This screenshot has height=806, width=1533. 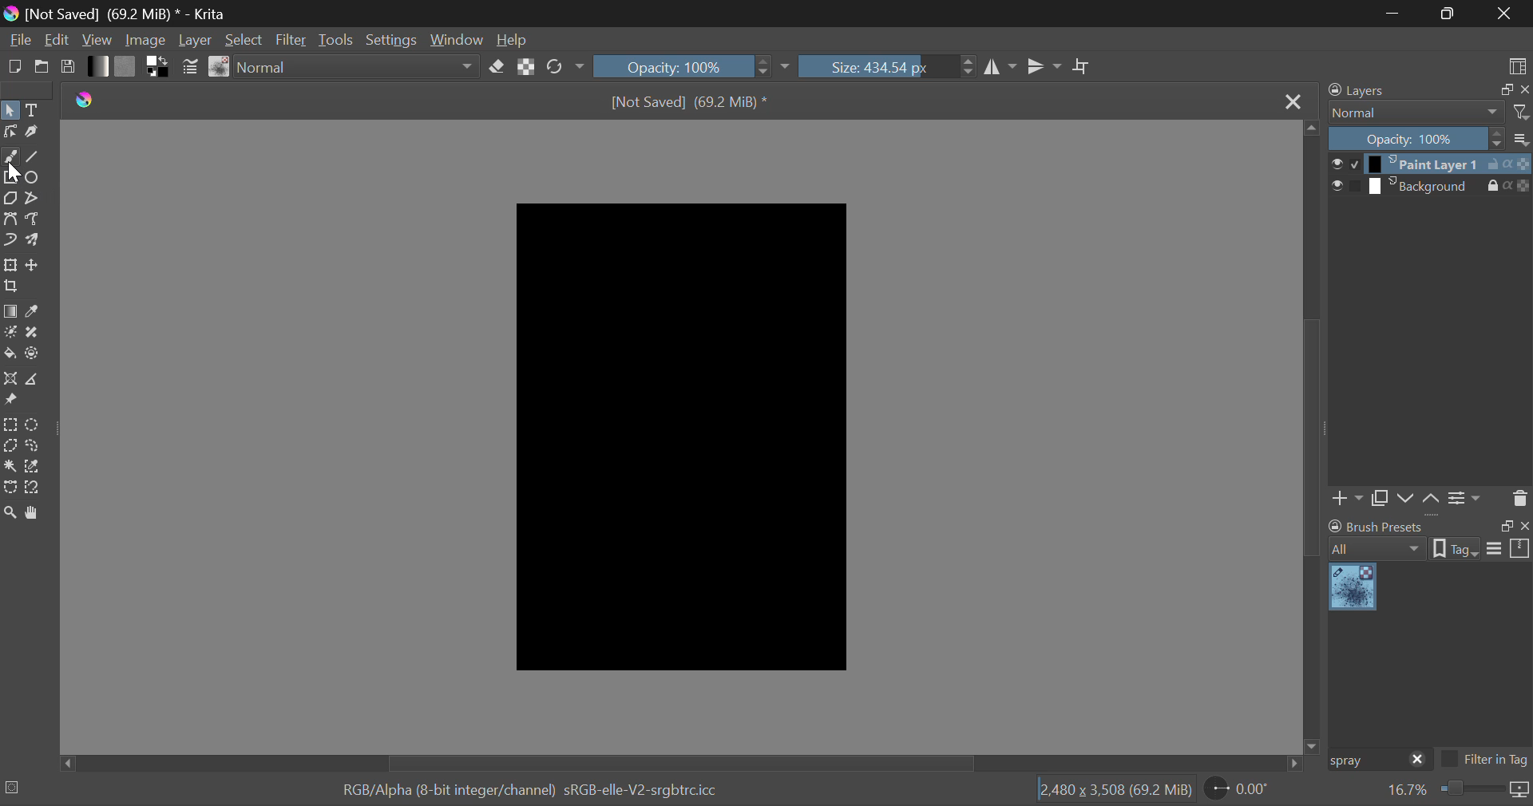 What do you see at coordinates (35, 109) in the screenshot?
I see `Text` at bounding box center [35, 109].